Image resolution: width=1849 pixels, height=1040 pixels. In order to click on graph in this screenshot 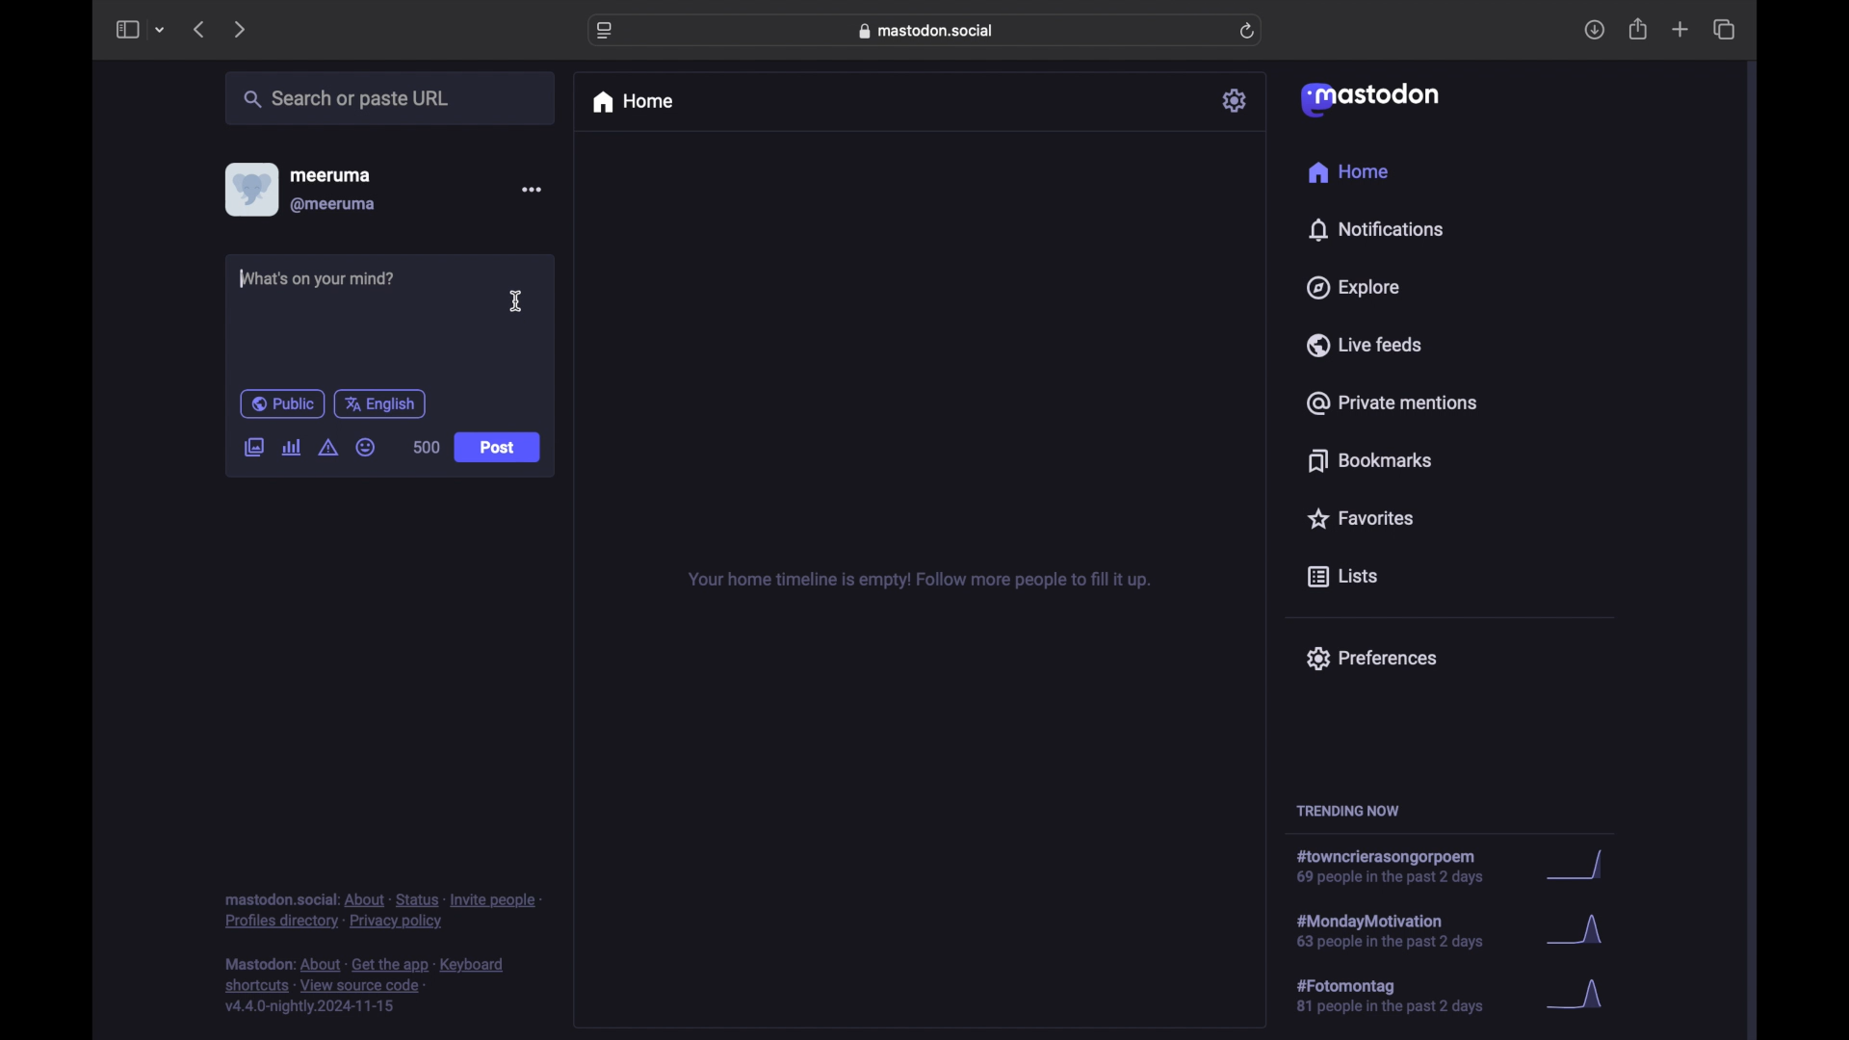, I will do `click(1575, 867)`.